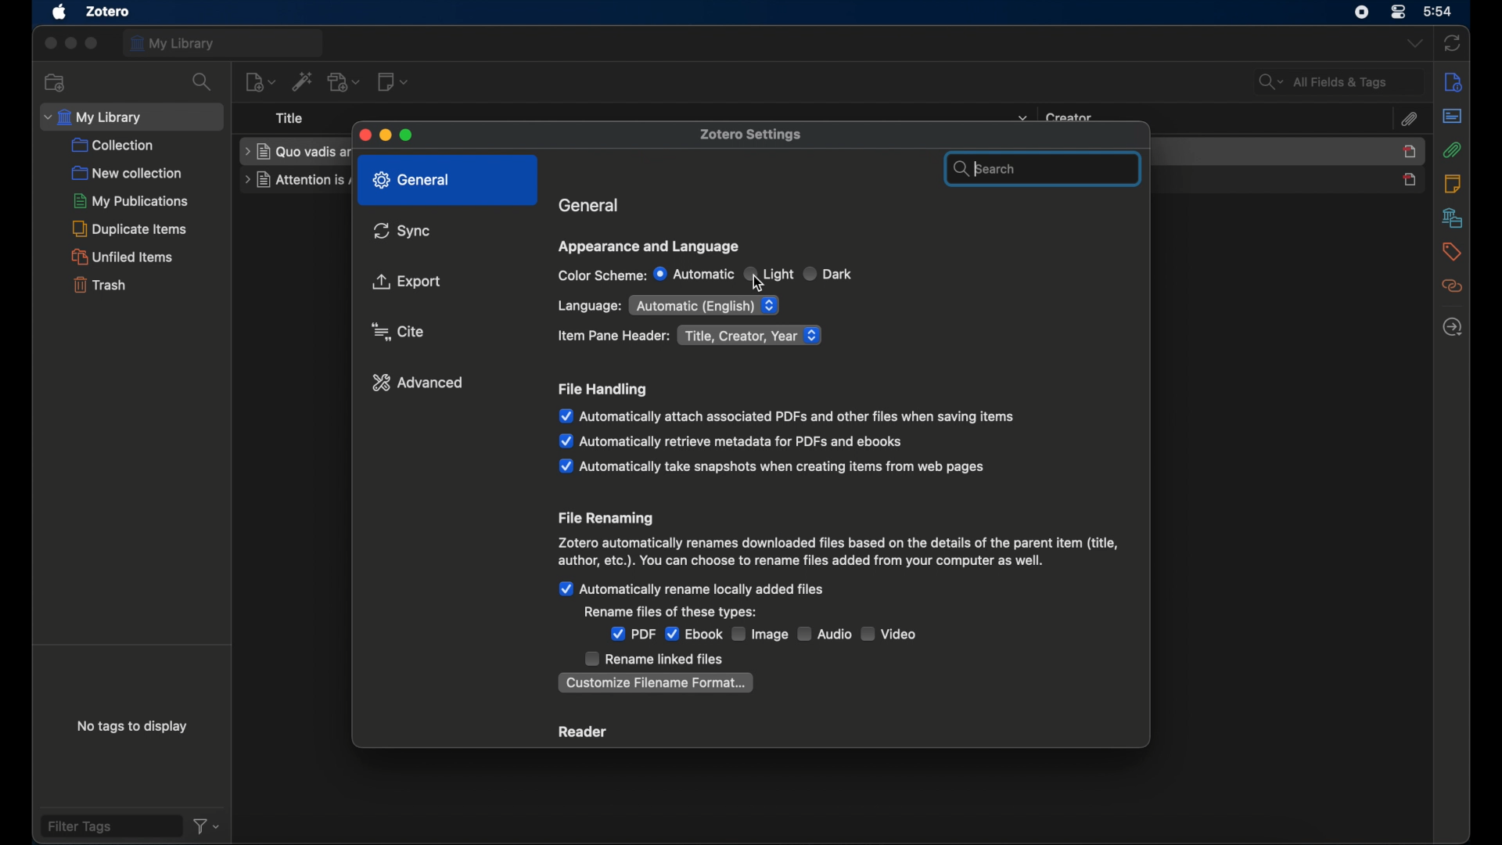 This screenshot has width=1502, height=845. What do you see at coordinates (695, 275) in the screenshot?
I see `automatic radio button` at bounding box center [695, 275].